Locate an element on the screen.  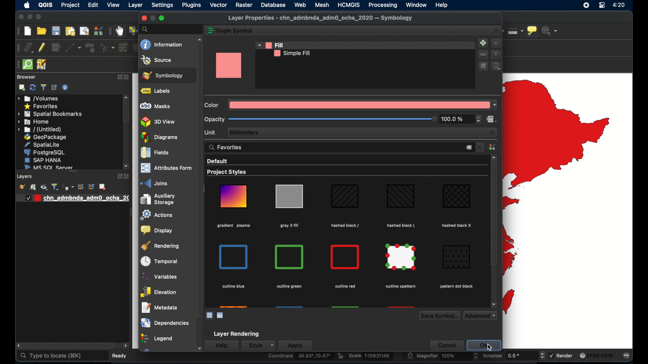
attribute form is located at coordinates (165, 169).